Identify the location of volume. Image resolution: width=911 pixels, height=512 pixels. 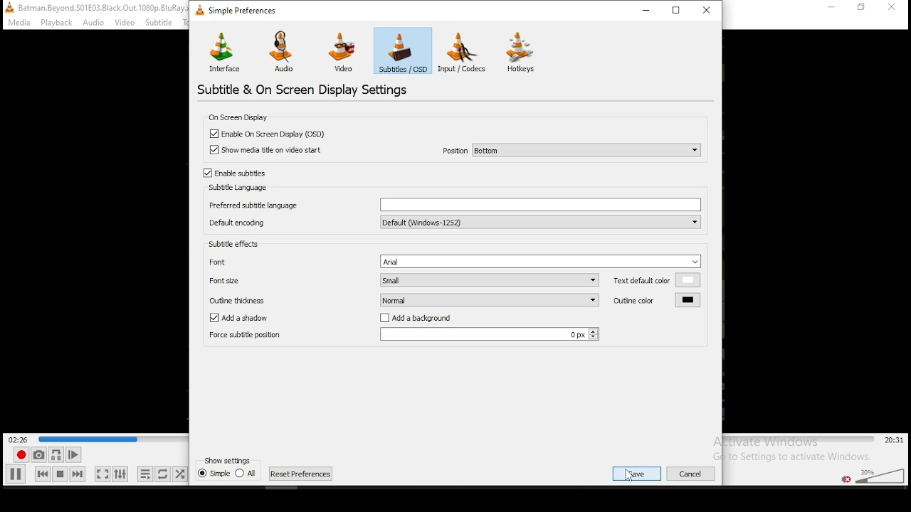
(879, 474).